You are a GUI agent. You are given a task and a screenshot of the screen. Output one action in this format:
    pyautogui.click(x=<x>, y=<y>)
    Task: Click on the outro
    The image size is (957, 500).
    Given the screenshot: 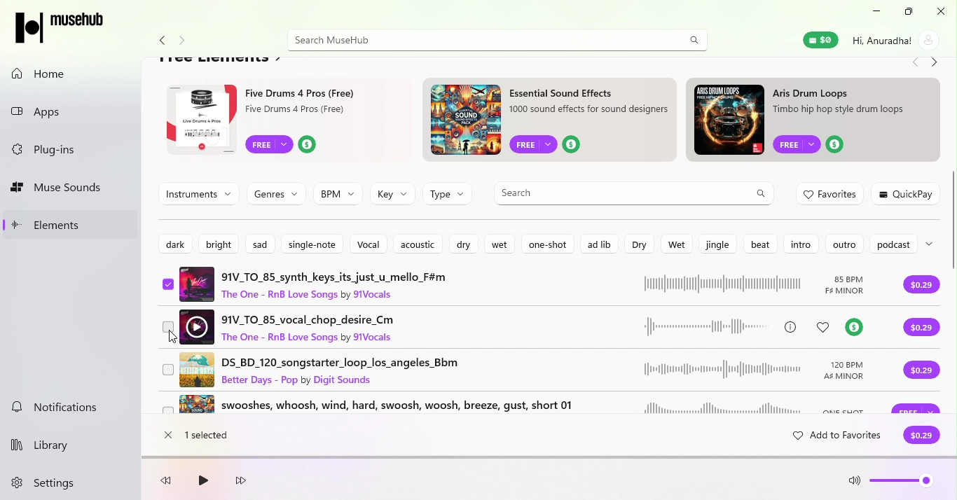 What is the action you would take?
    pyautogui.click(x=844, y=244)
    